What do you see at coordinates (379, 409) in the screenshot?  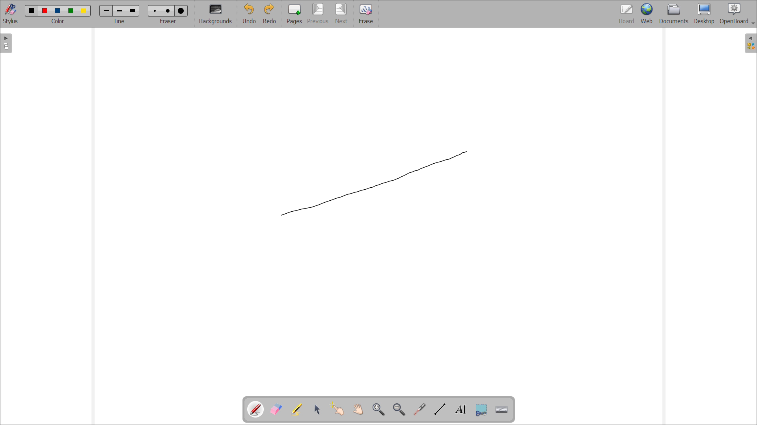 I see `zoom in` at bounding box center [379, 409].